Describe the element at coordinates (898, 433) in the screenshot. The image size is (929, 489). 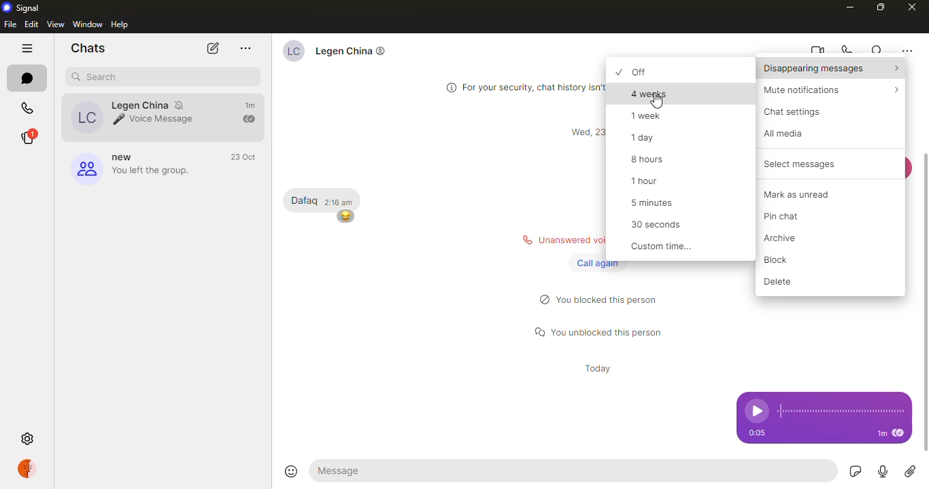
I see `seen` at that location.